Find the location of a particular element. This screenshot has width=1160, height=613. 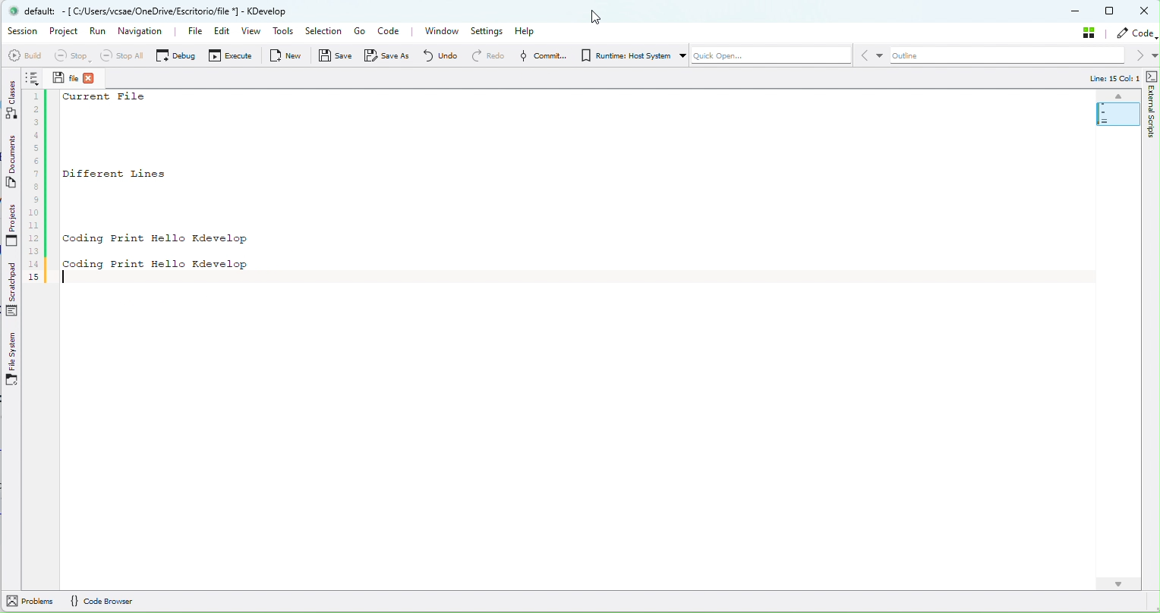

New is located at coordinates (288, 55).